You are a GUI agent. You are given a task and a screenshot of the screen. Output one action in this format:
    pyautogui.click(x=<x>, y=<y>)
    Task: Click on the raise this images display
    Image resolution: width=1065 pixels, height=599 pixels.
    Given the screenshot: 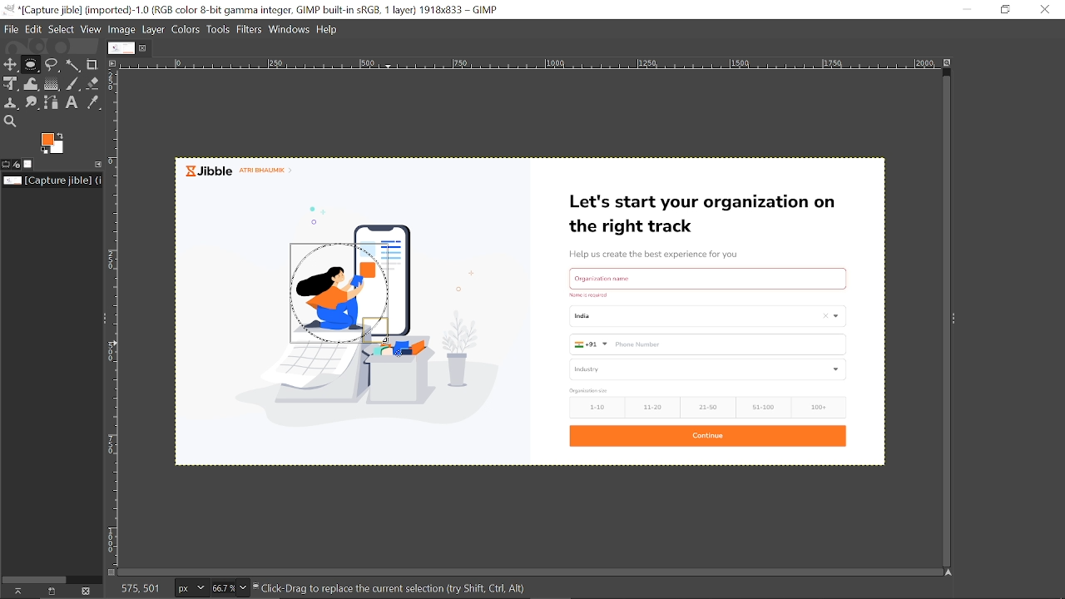 What is the action you would take?
    pyautogui.click(x=15, y=592)
    